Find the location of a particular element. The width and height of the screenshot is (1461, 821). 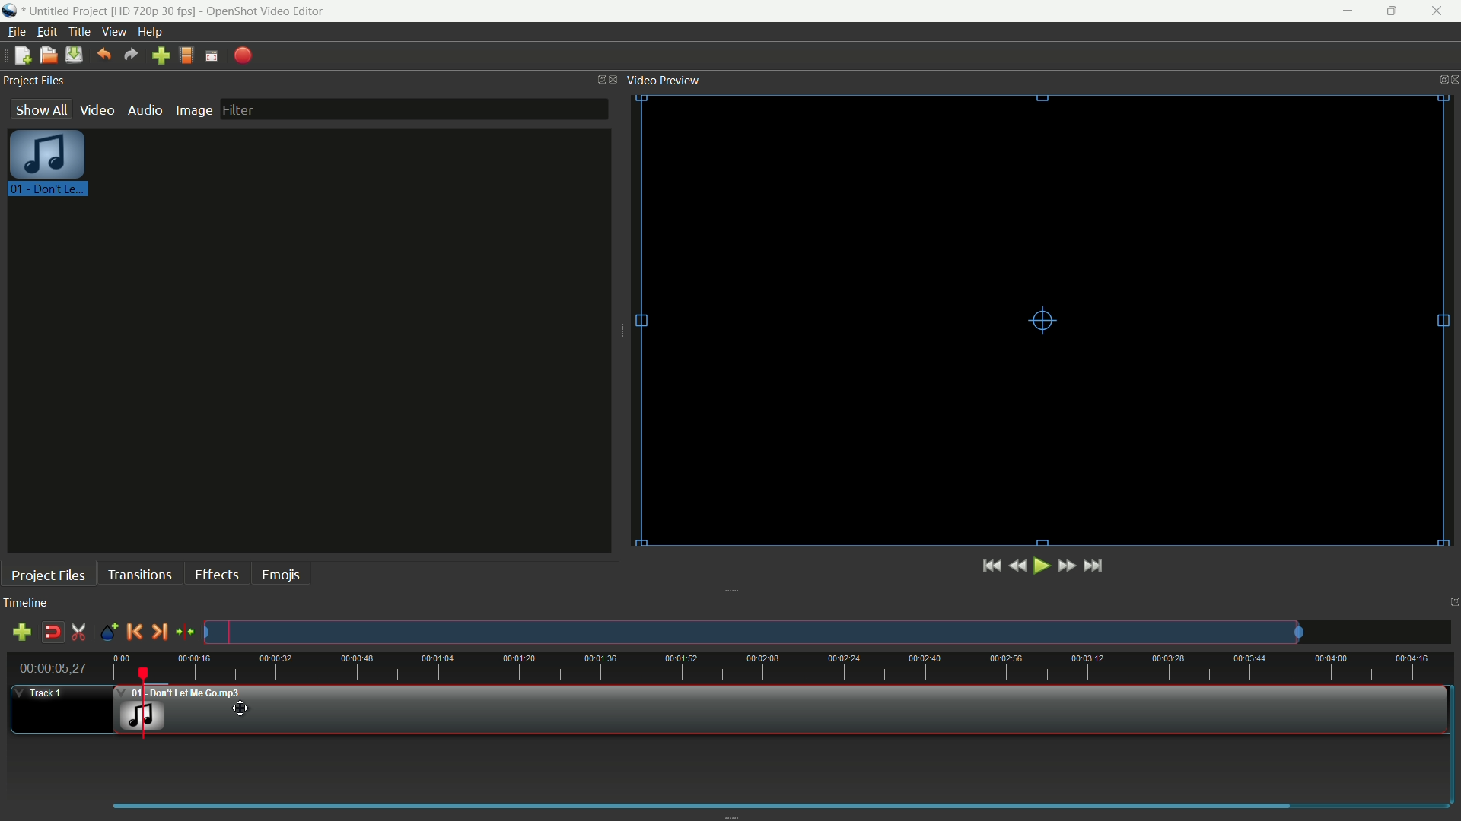

project name is located at coordinates (69, 11).